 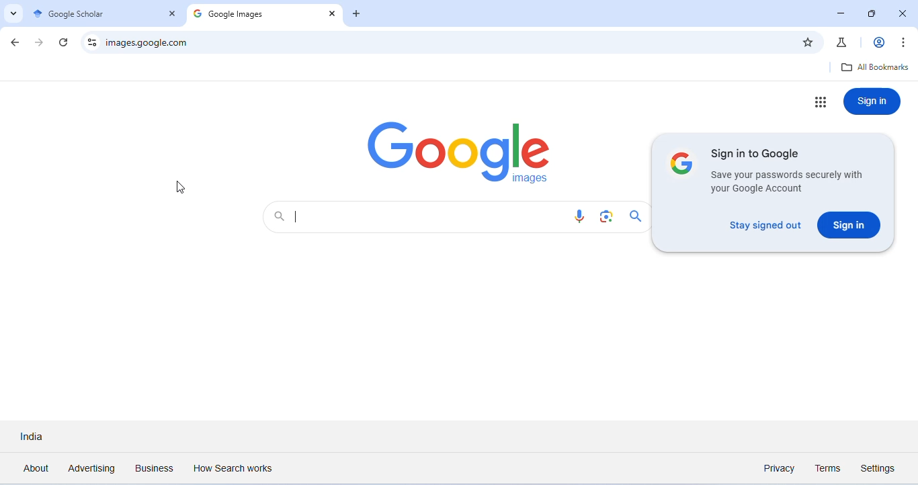 What do you see at coordinates (581, 216) in the screenshot?
I see `voice search` at bounding box center [581, 216].